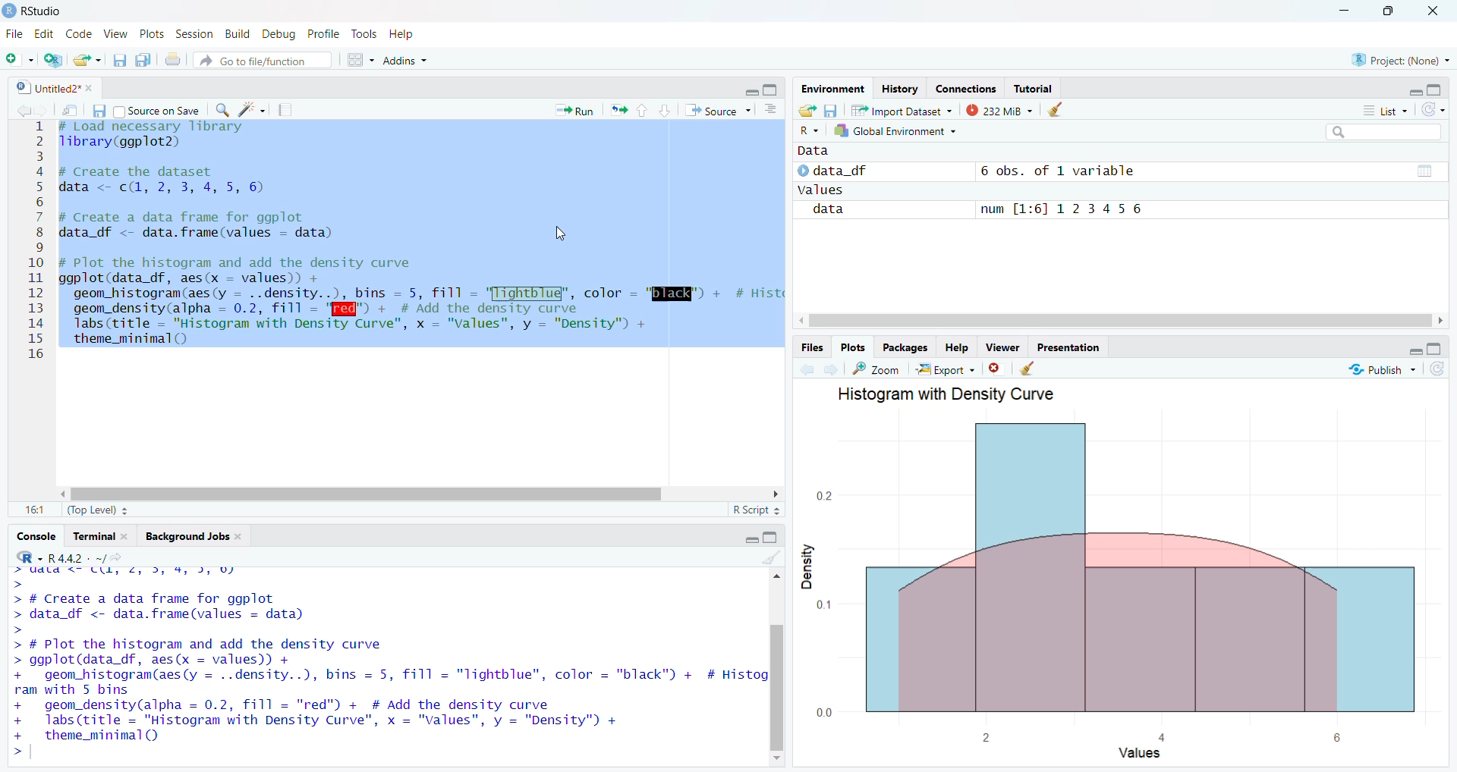  What do you see at coordinates (901, 86) in the screenshot?
I see `History` at bounding box center [901, 86].